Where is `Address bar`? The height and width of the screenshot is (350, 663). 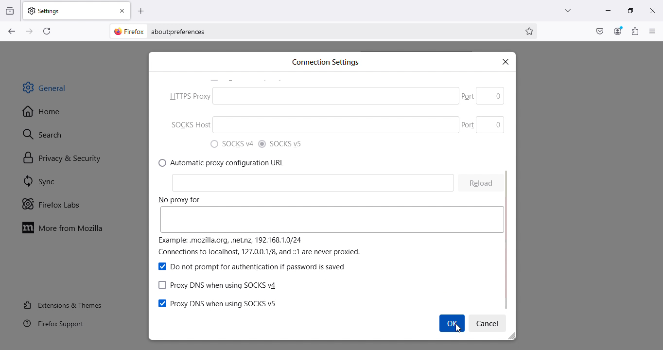
Address bar is located at coordinates (335, 31).